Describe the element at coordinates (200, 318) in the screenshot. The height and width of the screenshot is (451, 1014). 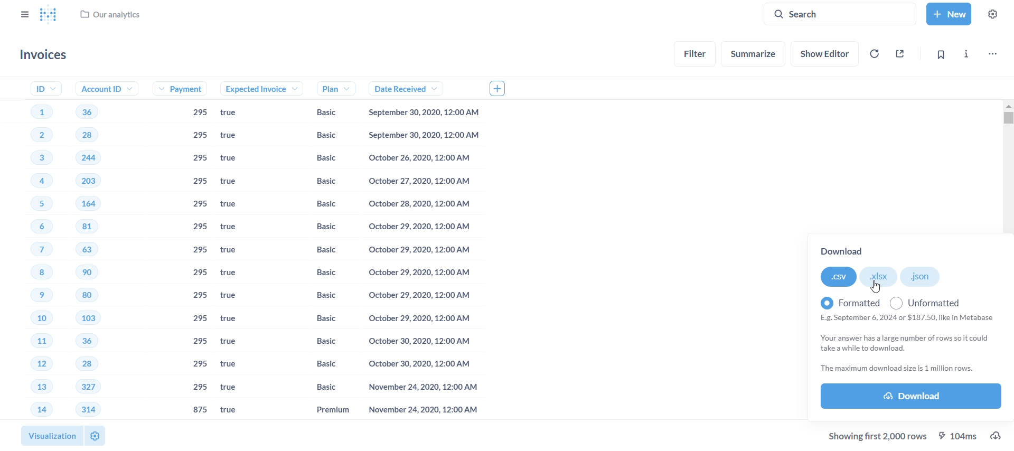
I see `295` at that location.